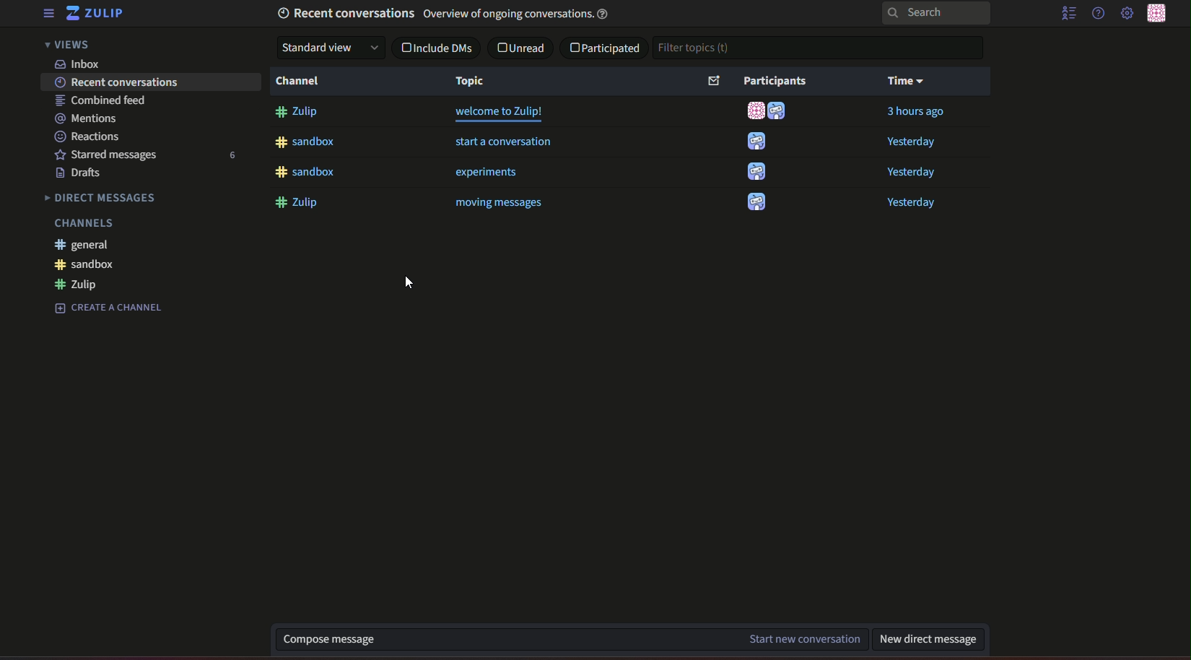 The height and width of the screenshot is (660, 1191). Describe the element at coordinates (910, 173) in the screenshot. I see `Yesterday` at that location.